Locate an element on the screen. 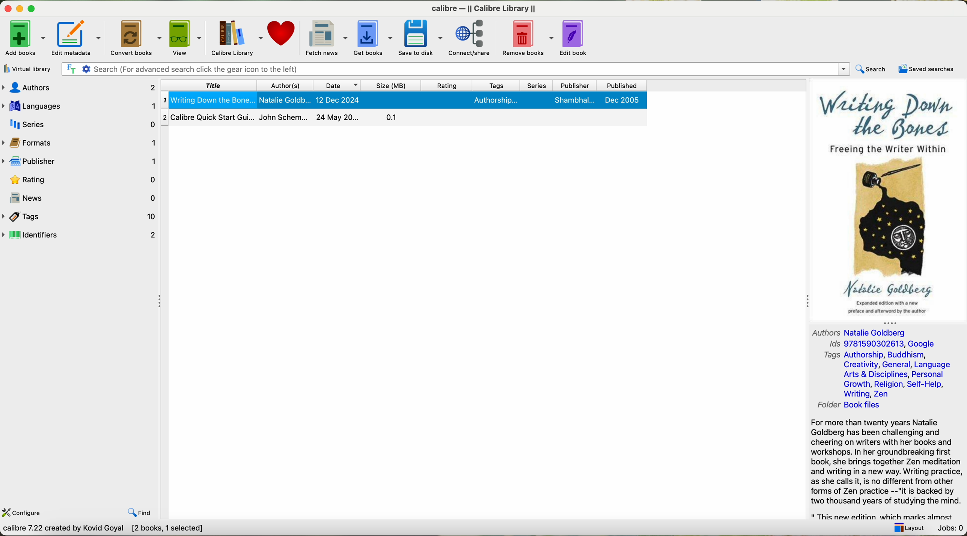 The image size is (967, 536). fetch news is located at coordinates (326, 37).